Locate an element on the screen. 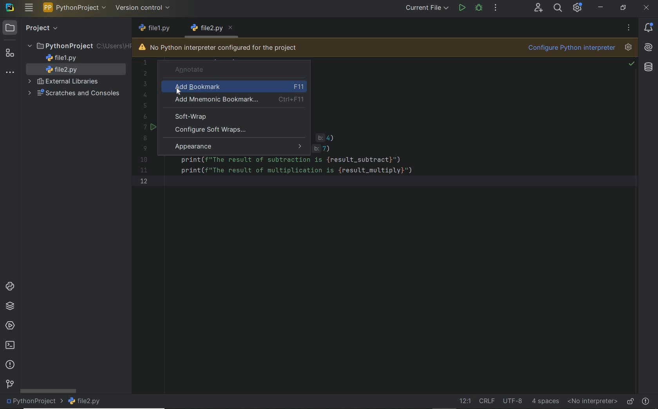  file encoding is located at coordinates (513, 400).